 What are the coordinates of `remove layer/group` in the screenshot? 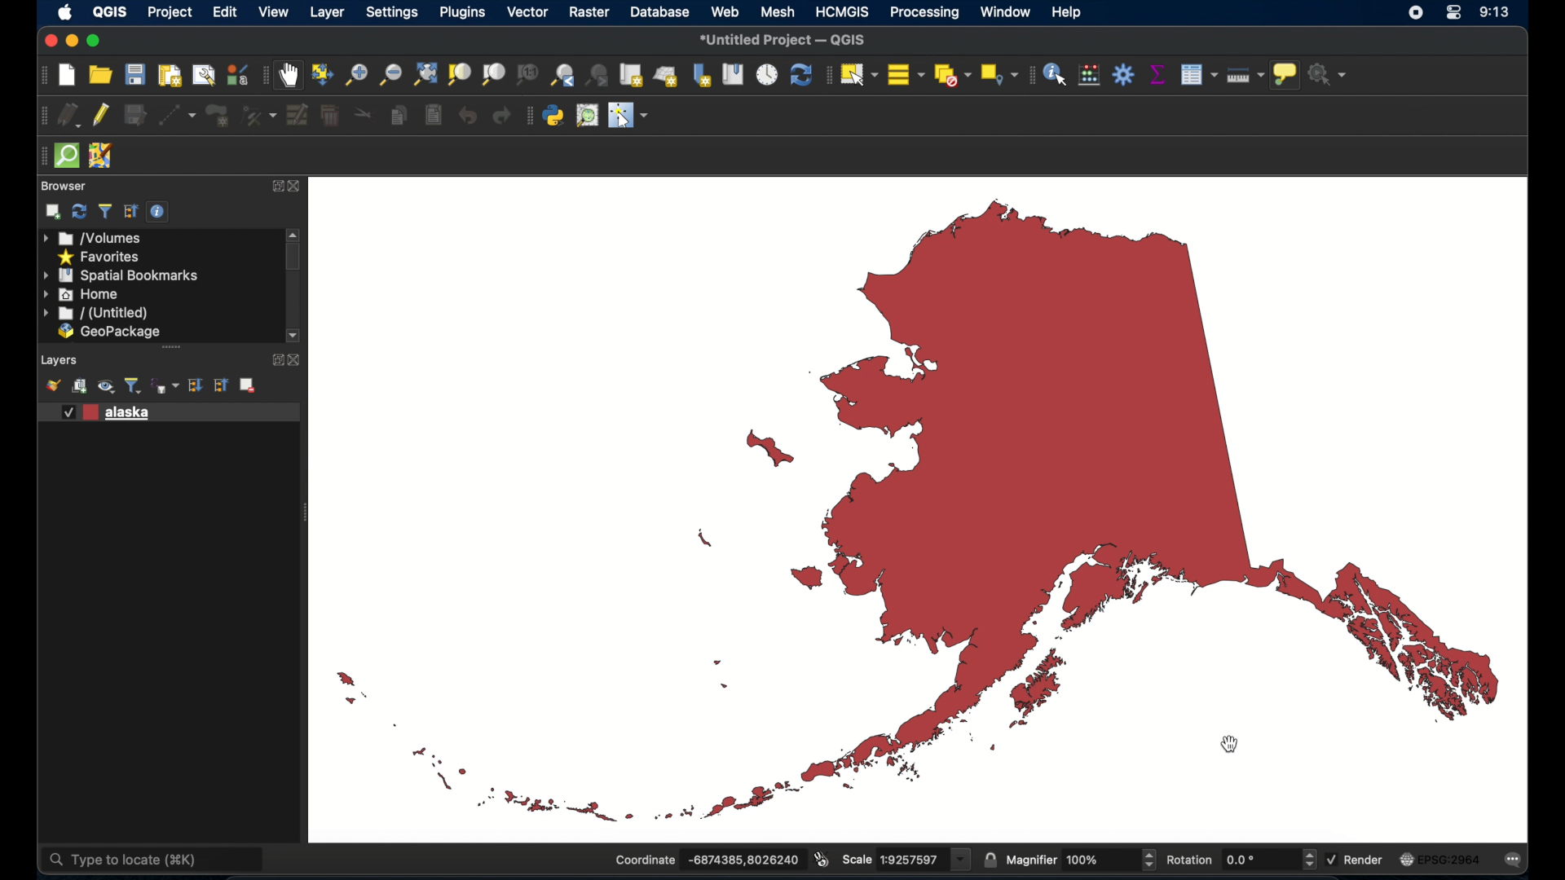 It's located at (248, 385).